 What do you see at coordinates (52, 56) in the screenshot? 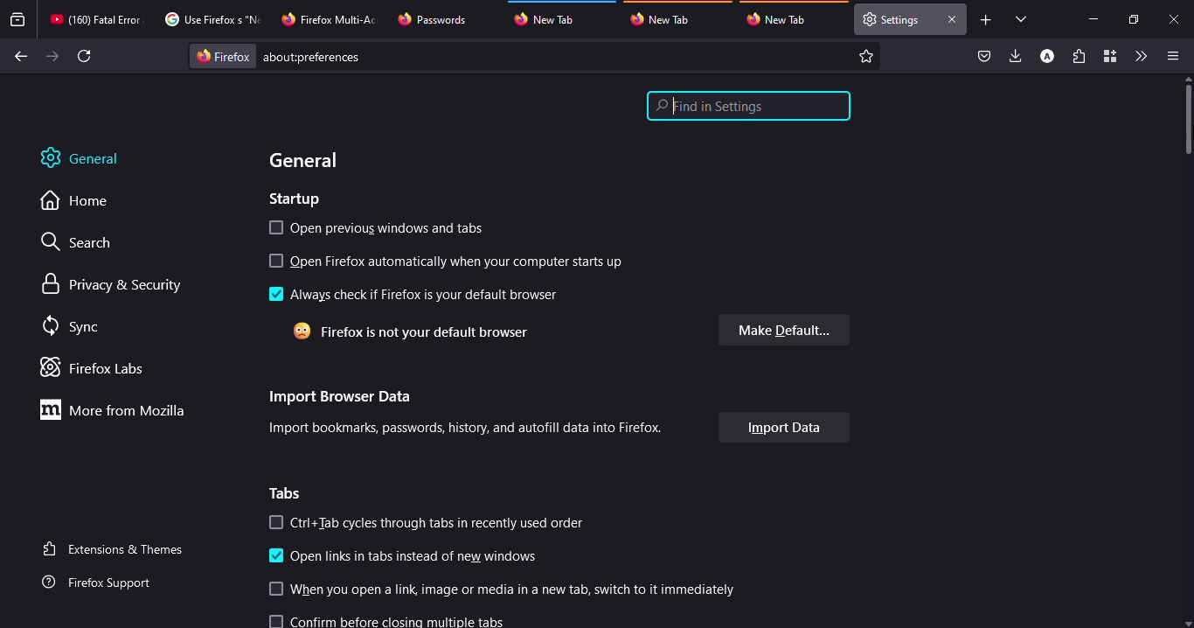
I see `forward` at bounding box center [52, 56].